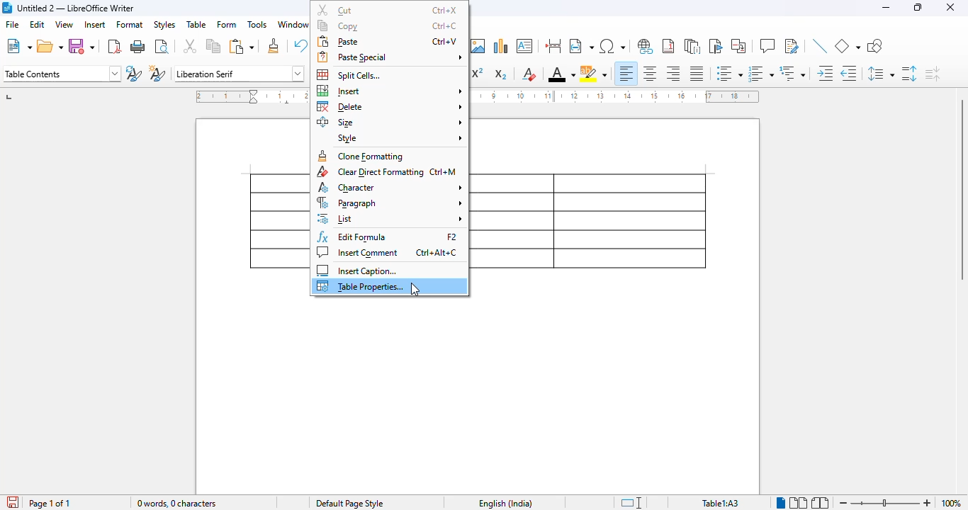 This screenshot has width=968, height=510. What do you see at coordinates (50, 504) in the screenshot?
I see `page 1 of 1` at bounding box center [50, 504].